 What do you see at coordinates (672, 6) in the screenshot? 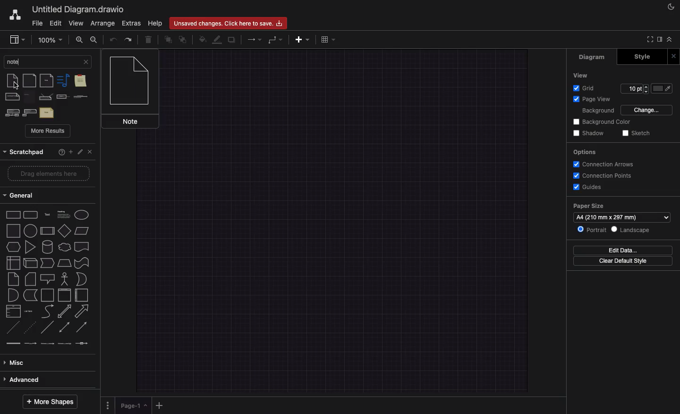
I see `Night mode` at bounding box center [672, 6].